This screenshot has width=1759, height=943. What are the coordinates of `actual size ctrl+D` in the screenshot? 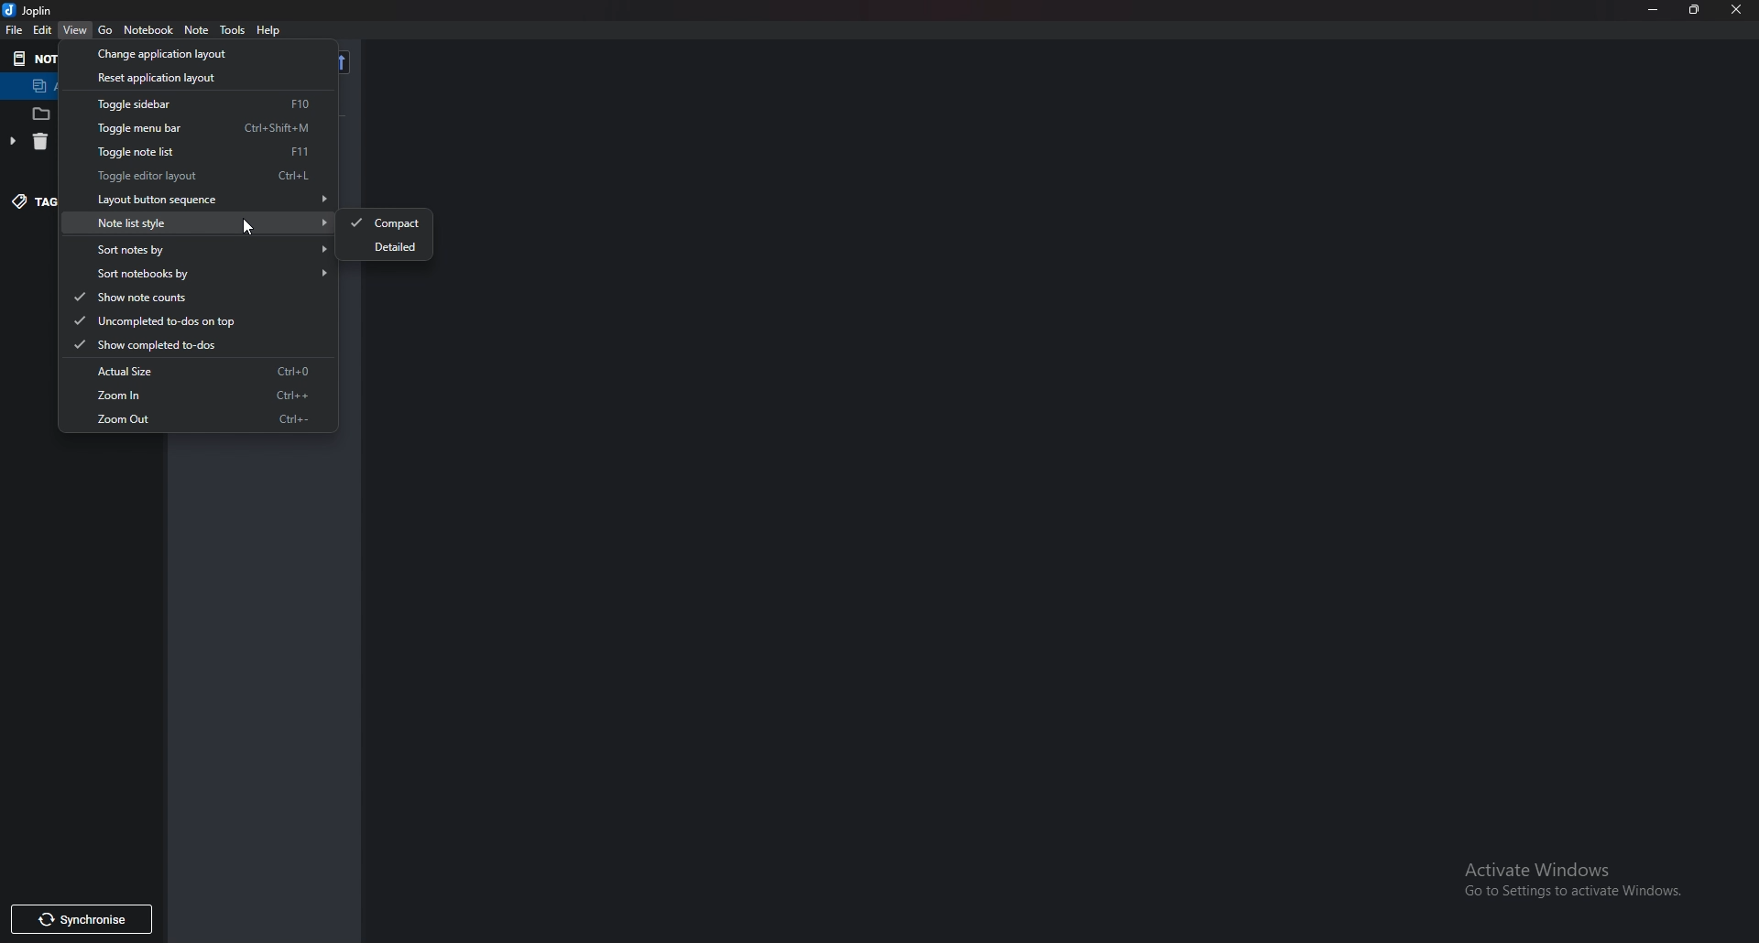 It's located at (217, 371).